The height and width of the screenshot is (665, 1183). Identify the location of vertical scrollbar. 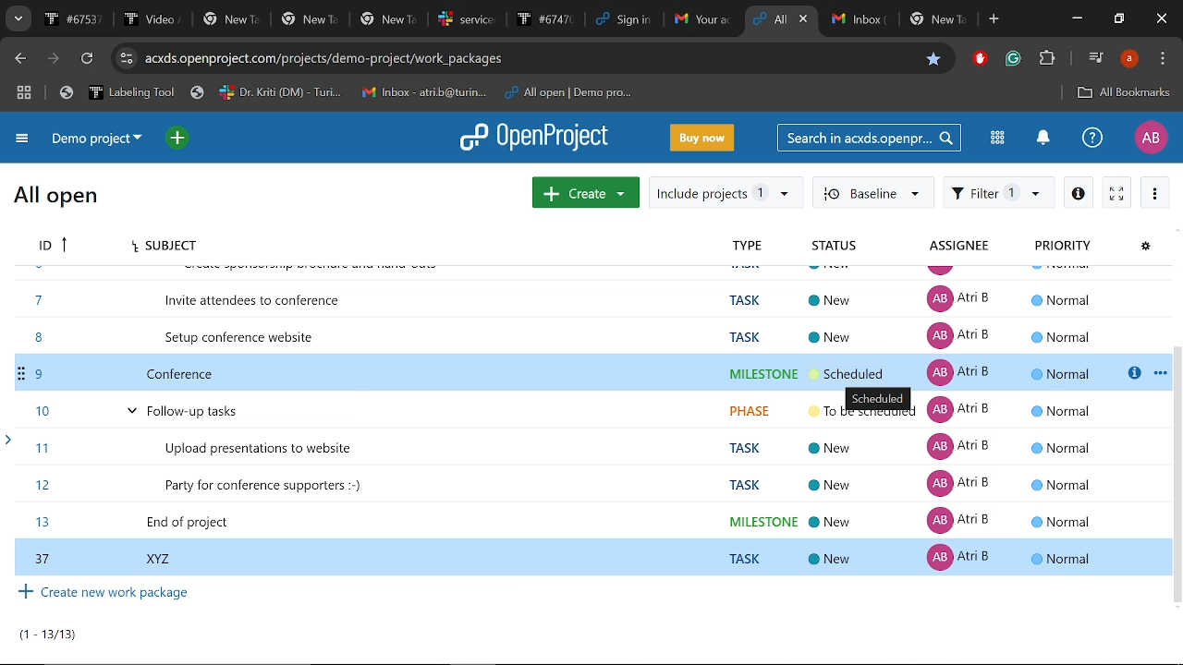
(1176, 474).